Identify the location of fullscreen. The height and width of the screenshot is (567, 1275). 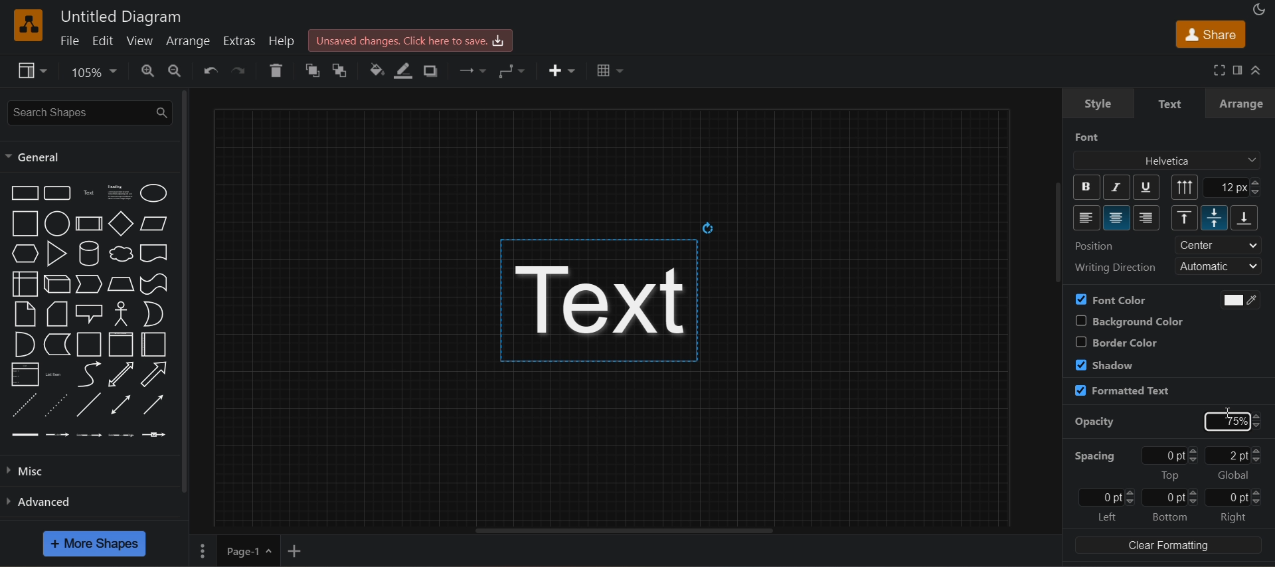
(1217, 69).